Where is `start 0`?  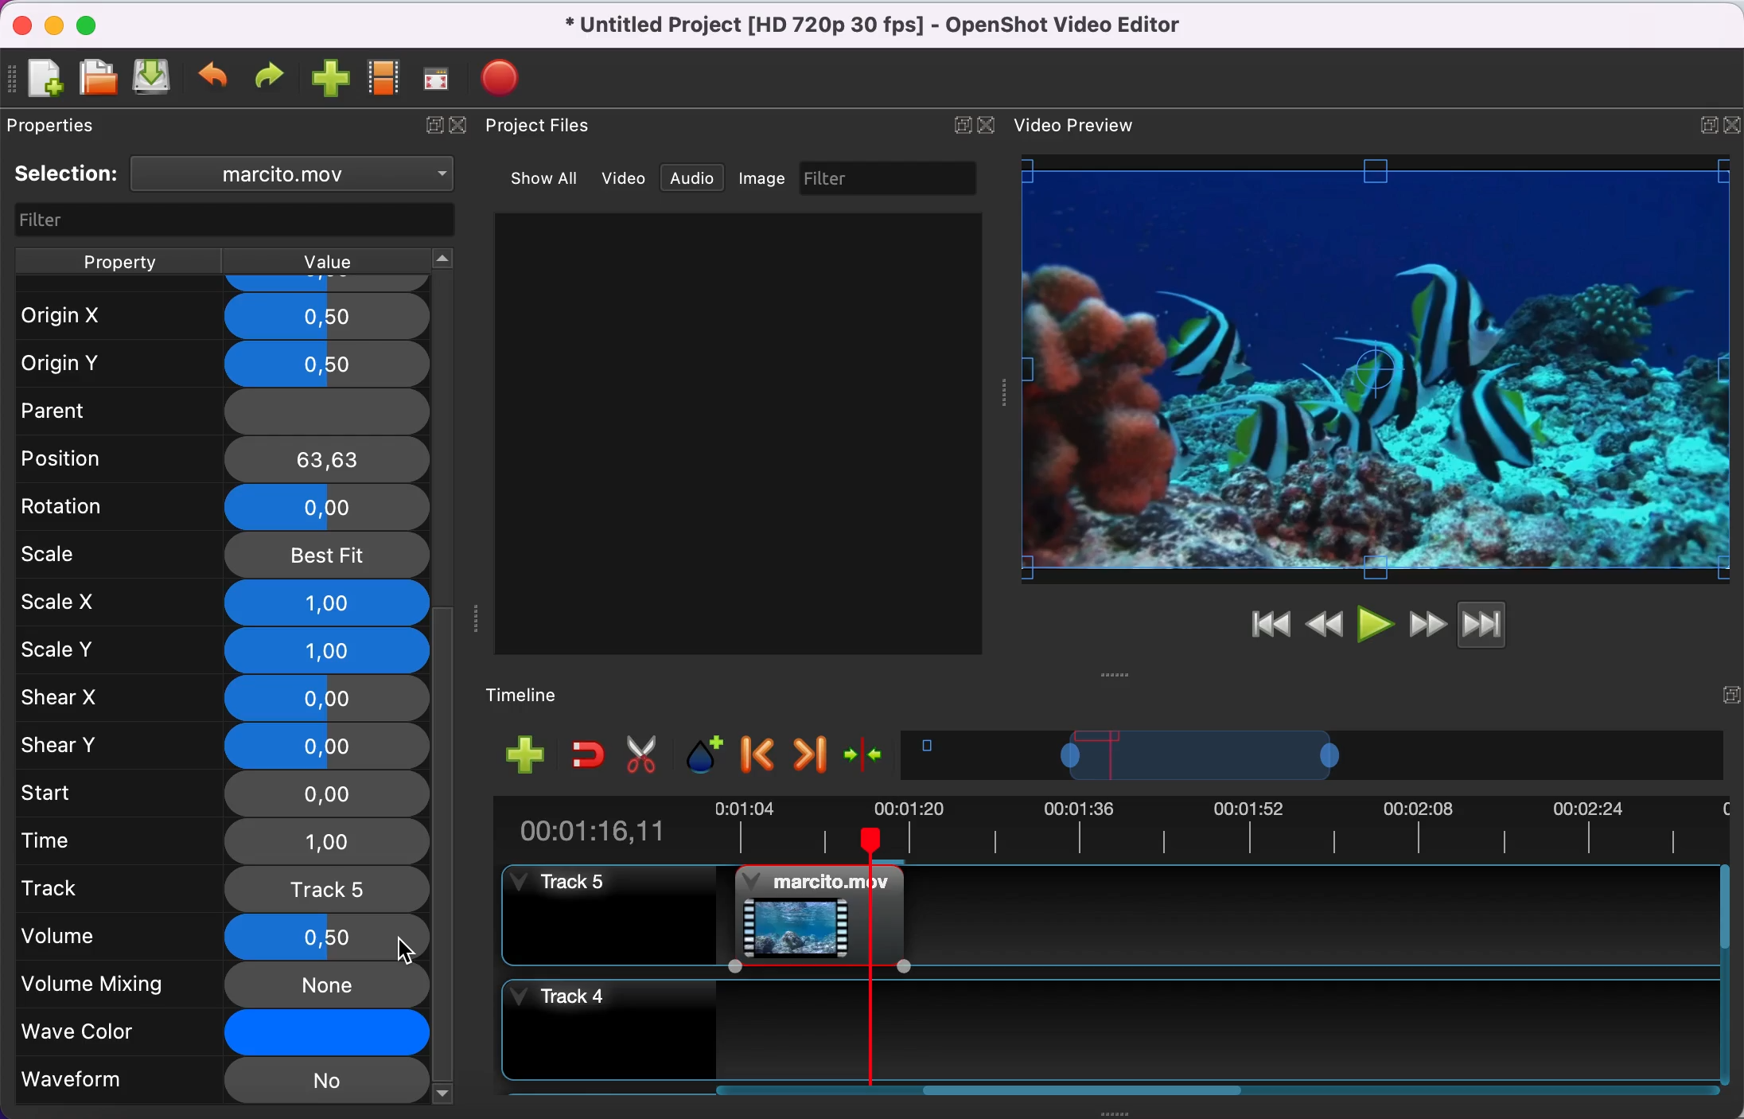
start 0 is located at coordinates (221, 792).